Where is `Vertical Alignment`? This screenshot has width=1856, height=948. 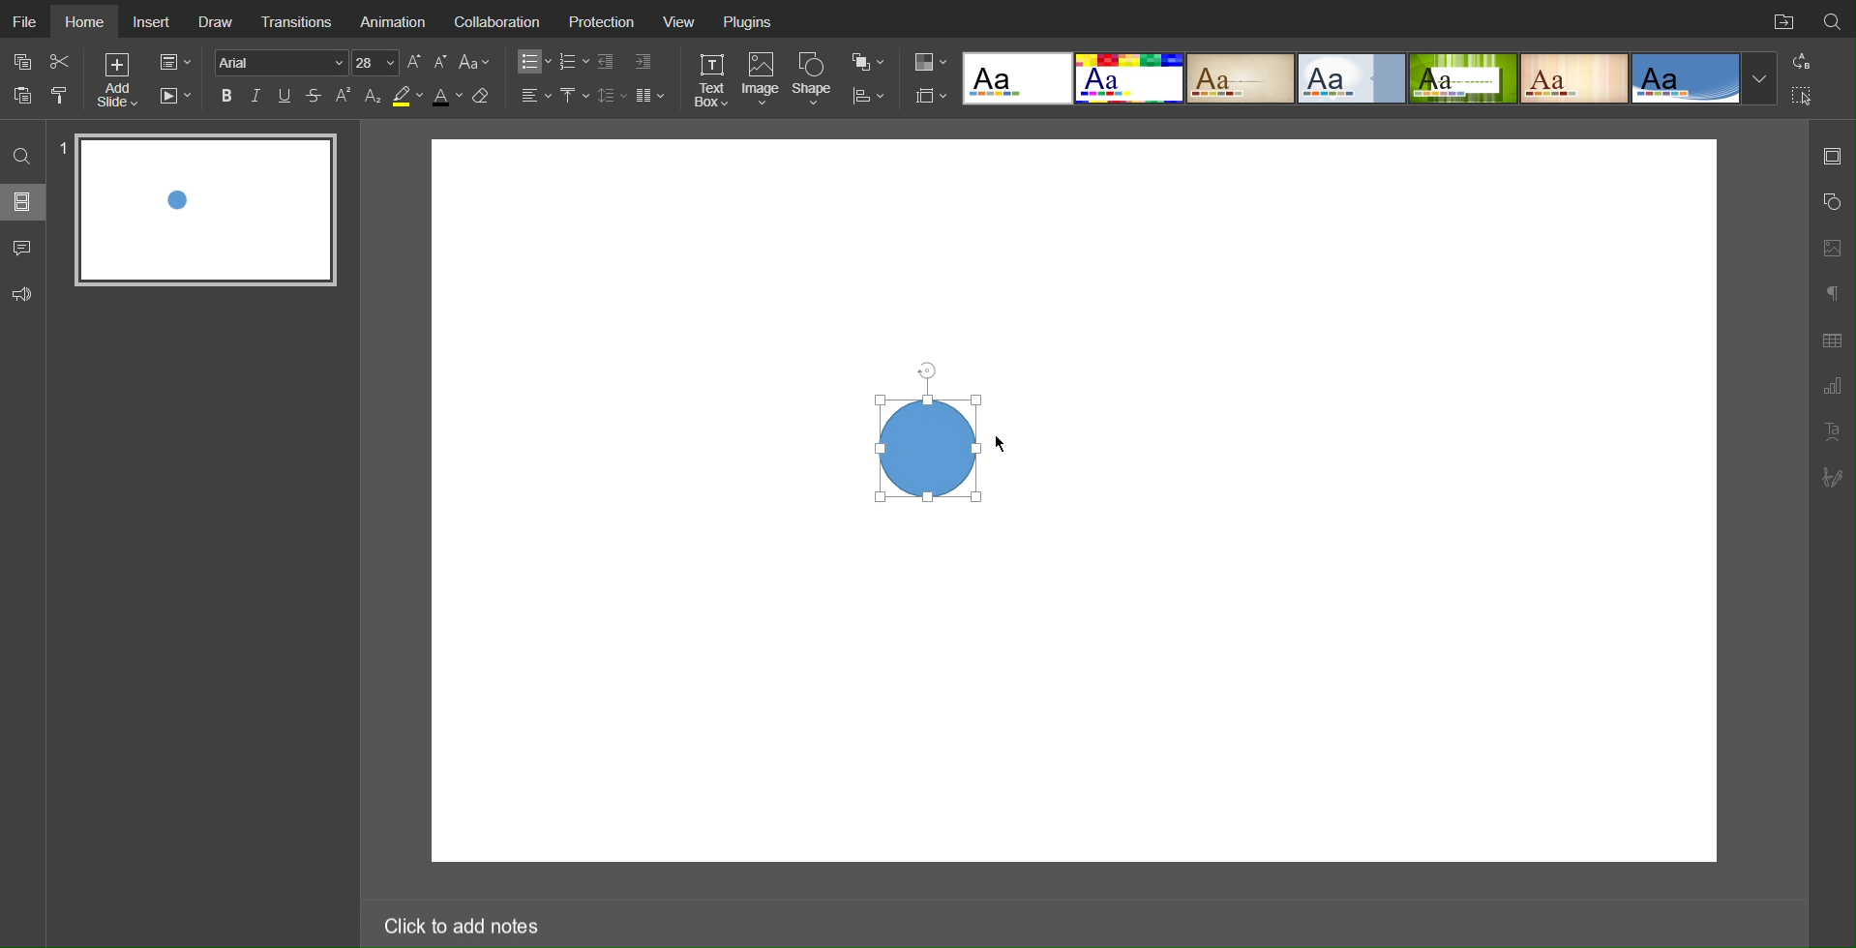 Vertical Alignment is located at coordinates (574, 96).